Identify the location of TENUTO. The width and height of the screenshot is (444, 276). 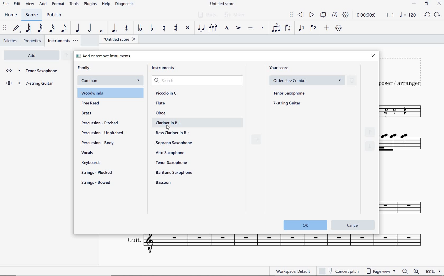
(250, 29).